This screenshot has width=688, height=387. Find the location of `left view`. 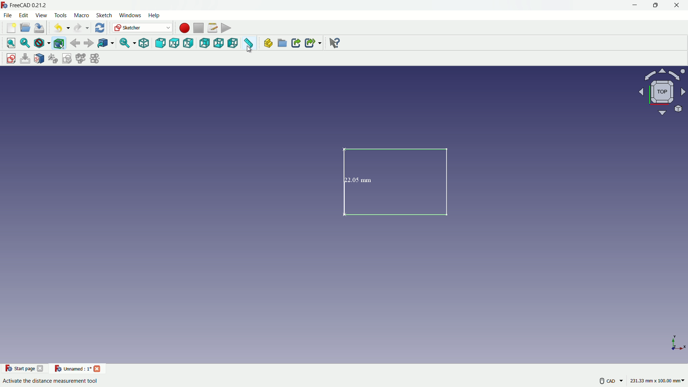

left view is located at coordinates (233, 43).